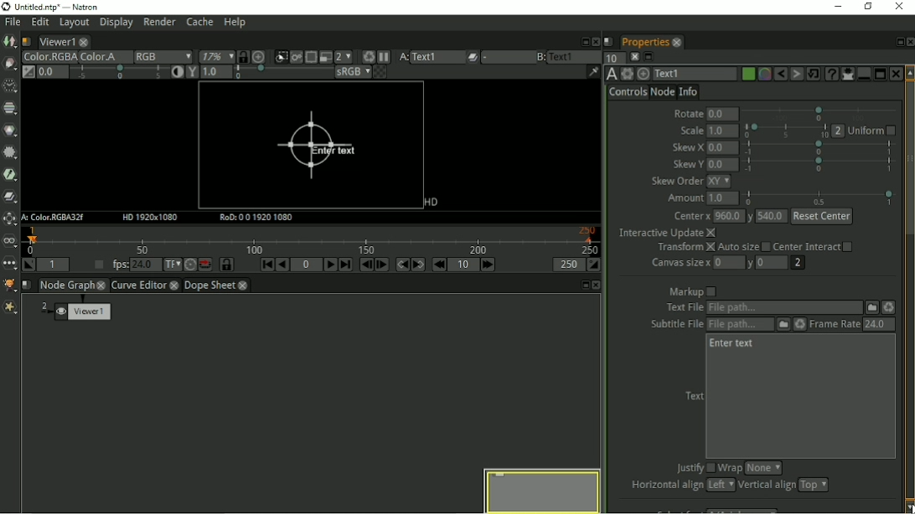 This screenshot has height=514, width=915. I want to click on Close, so click(895, 74).